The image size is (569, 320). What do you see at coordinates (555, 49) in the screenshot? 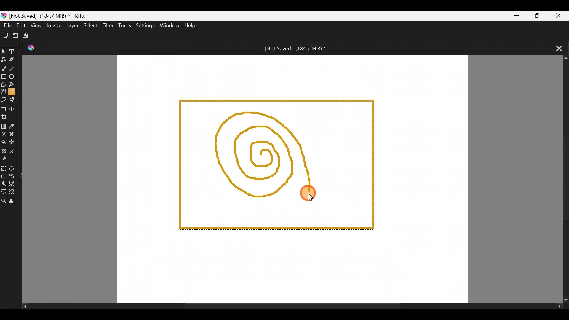
I see `Close tab` at bounding box center [555, 49].